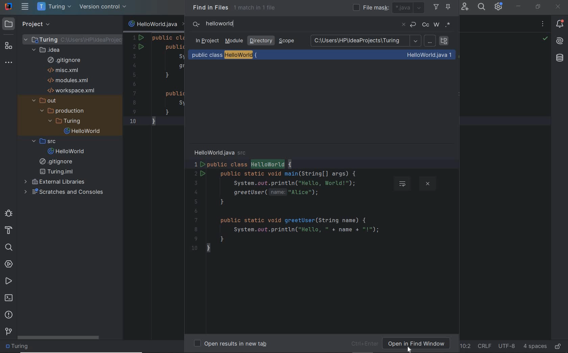 The image size is (568, 353). Describe the element at coordinates (445, 41) in the screenshot. I see `search recursively in subdirectories` at that location.